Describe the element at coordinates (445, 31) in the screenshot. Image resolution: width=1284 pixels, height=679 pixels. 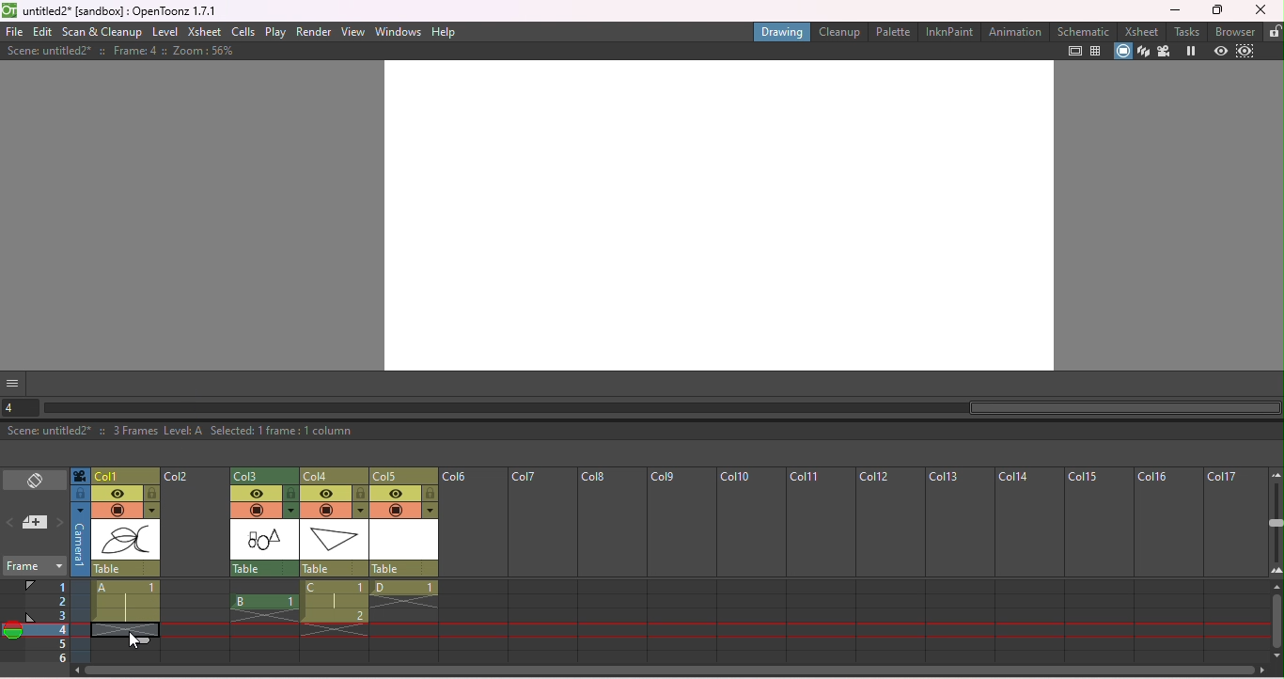
I see `Help` at that location.